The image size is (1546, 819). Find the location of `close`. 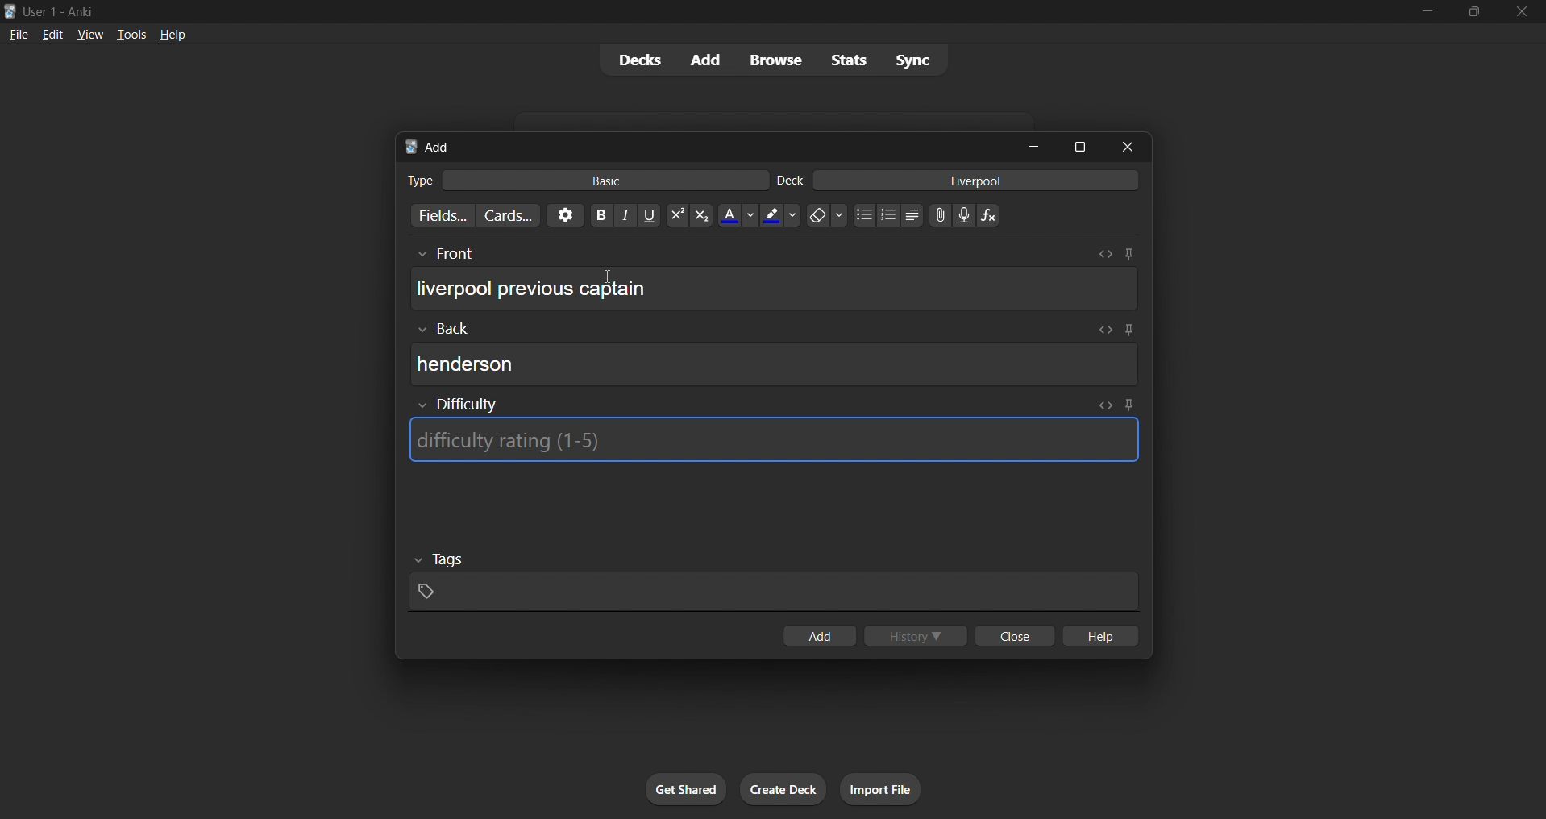

close is located at coordinates (1132, 146).